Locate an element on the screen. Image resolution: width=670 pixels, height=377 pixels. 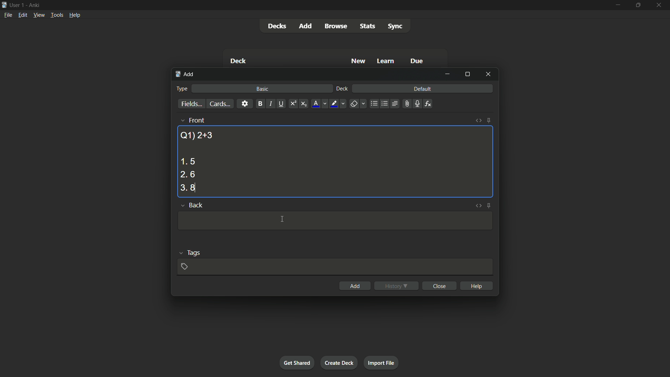
stats is located at coordinates (368, 26).